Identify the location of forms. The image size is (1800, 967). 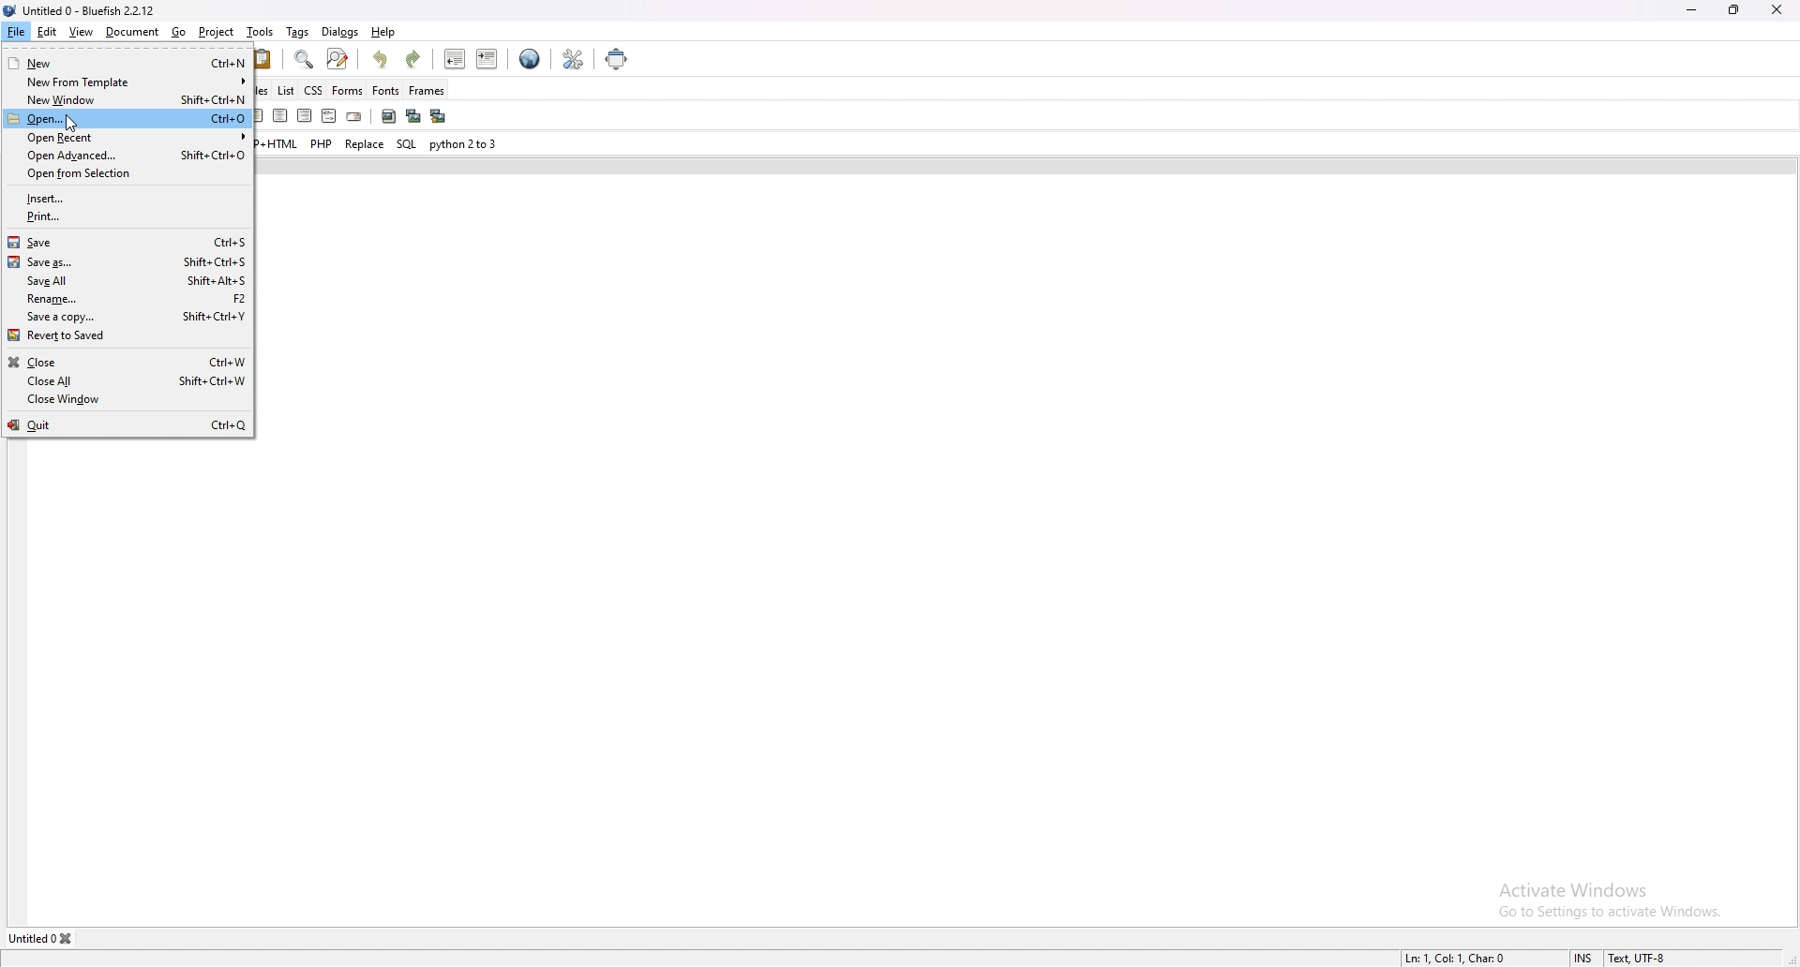
(348, 90).